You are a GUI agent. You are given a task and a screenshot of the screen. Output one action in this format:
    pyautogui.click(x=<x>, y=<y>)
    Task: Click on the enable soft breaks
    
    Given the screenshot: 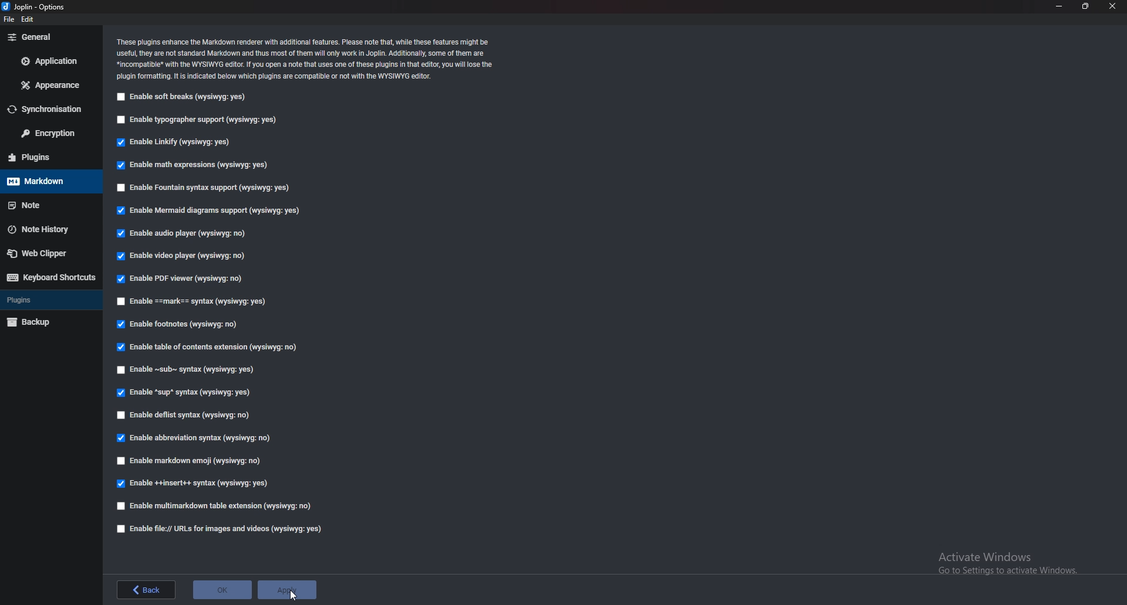 What is the action you would take?
    pyautogui.click(x=183, y=97)
    